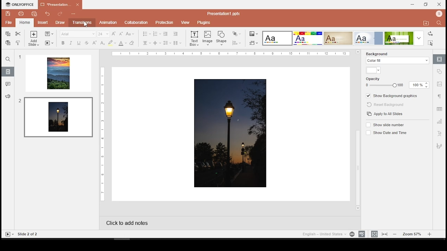 Image resolution: width=447 pixels, height=251 pixels. I want to click on opacity, so click(397, 85).